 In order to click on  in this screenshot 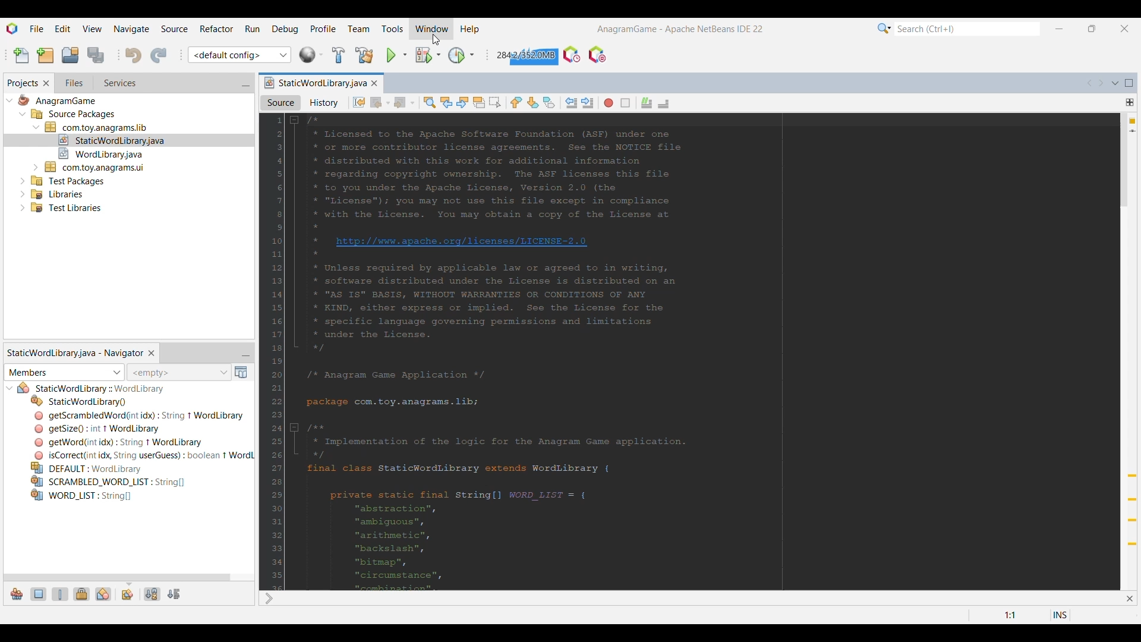, I will do `click(108, 481)`.